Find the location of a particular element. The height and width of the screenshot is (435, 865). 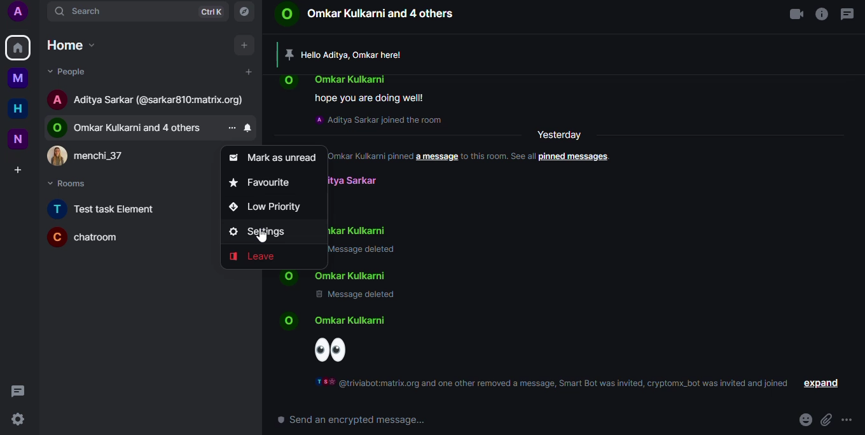

message deleted is located at coordinates (358, 250).